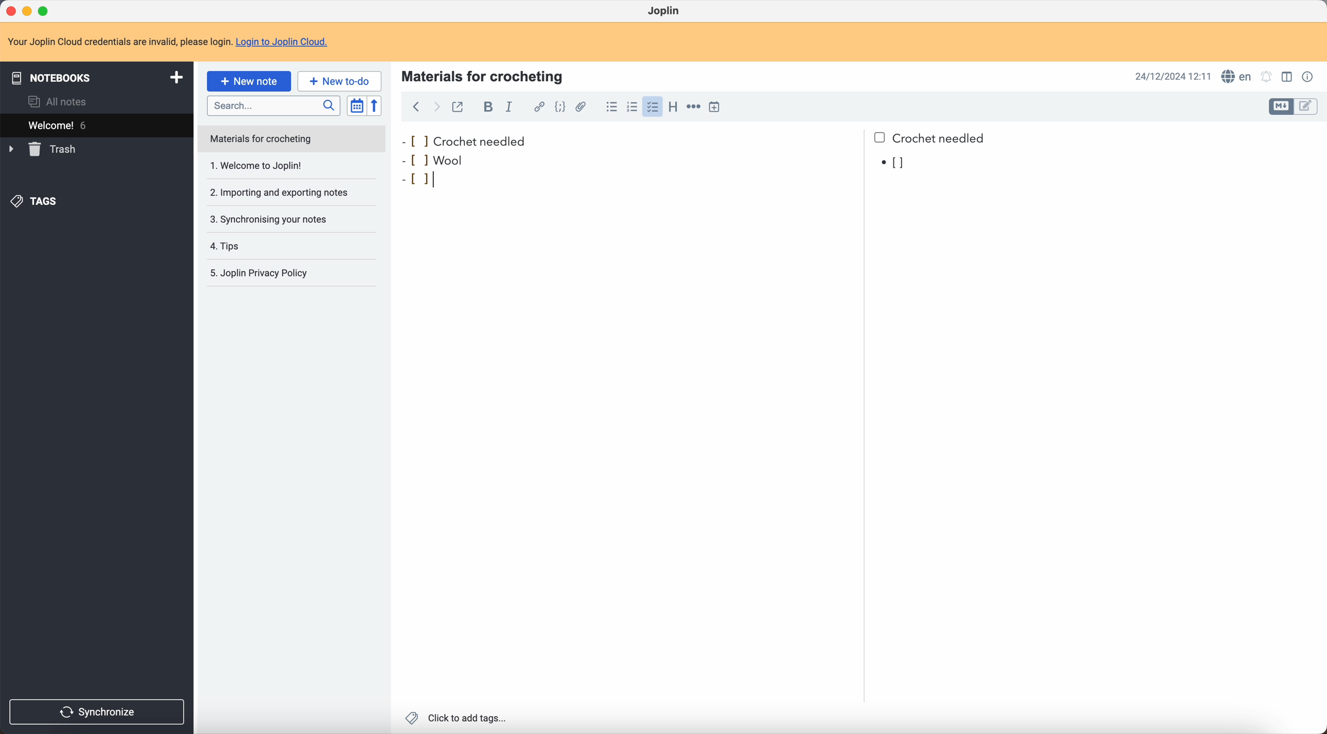  What do you see at coordinates (376, 106) in the screenshot?
I see `reverse sort order` at bounding box center [376, 106].